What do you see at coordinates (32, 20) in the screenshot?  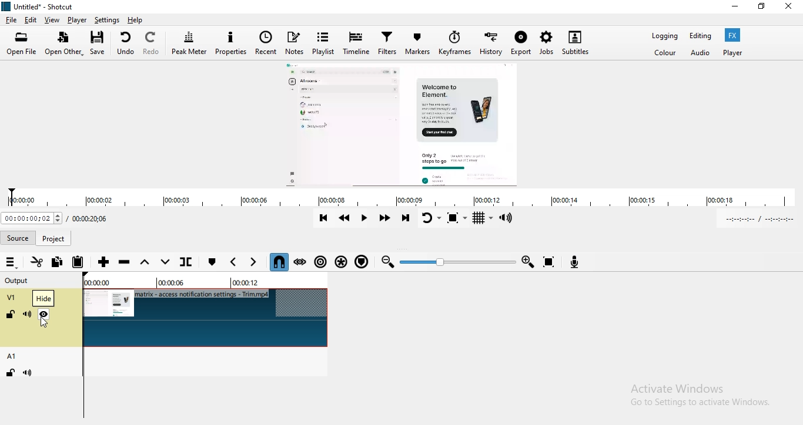 I see `Edit` at bounding box center [32, 20].